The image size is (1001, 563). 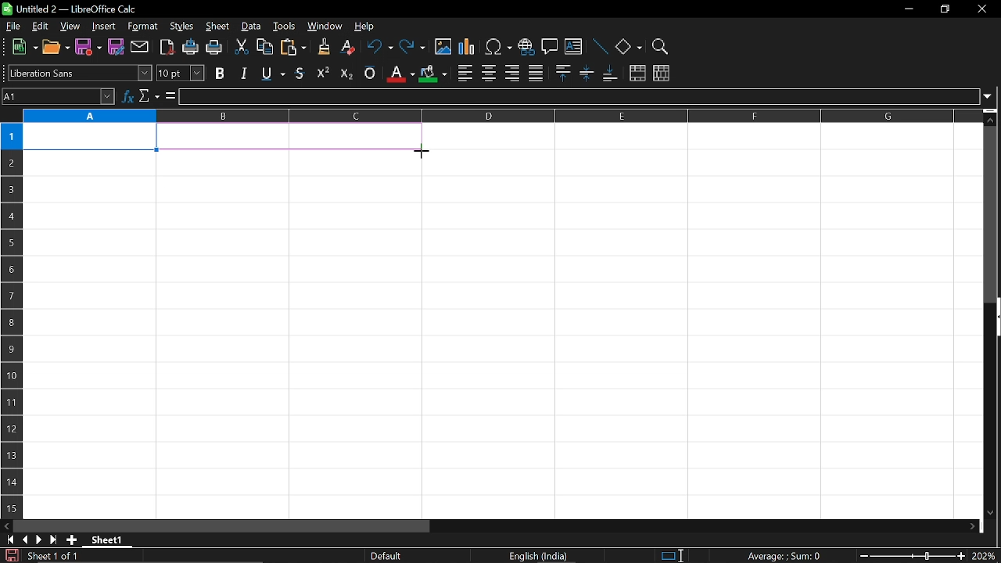 What do you see at coordinates (578, 97) in the screenshot?
I see `input line` at bounding box center [578, 97].